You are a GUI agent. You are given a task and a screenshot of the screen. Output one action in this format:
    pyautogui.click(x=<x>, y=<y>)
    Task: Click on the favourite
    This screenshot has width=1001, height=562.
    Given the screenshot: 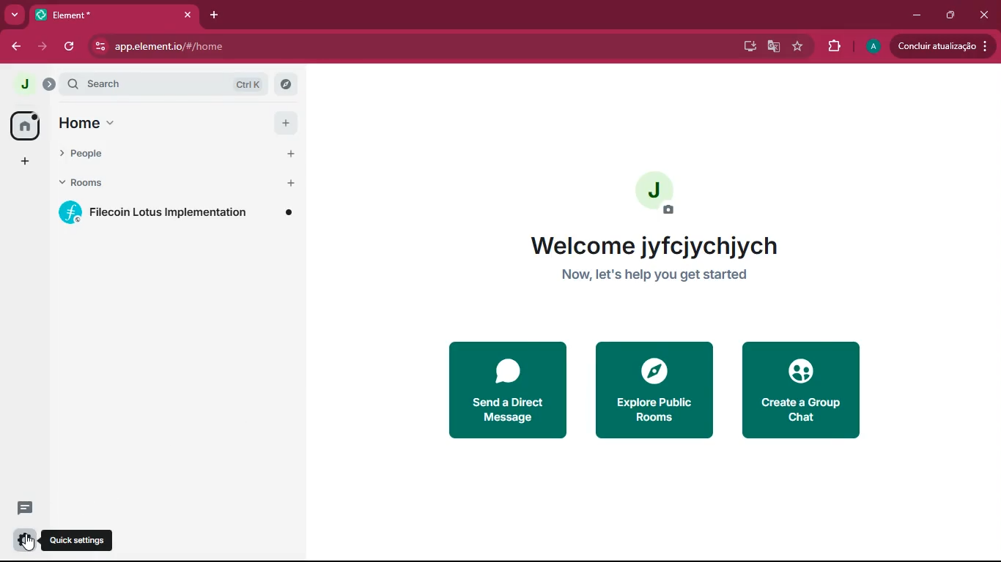 What is the action you would take?
    pyautogui.click(x=799, y=45)
    